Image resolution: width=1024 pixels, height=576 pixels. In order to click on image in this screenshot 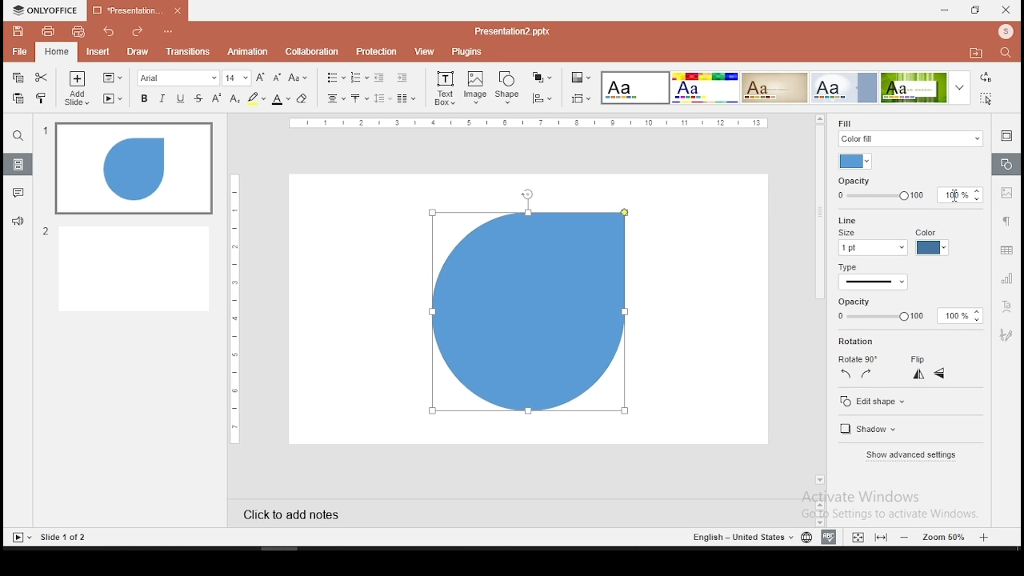, I will do `click(476, 88)`.